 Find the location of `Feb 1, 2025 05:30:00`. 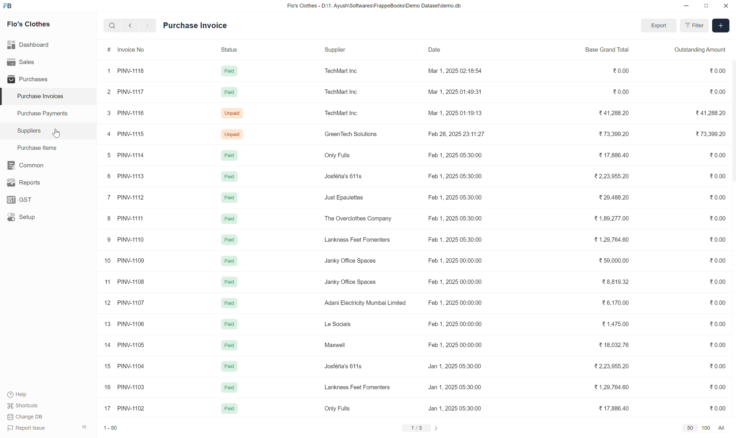

Feb 1, 2025 05:30:00 is located at coordinates (453, 177).